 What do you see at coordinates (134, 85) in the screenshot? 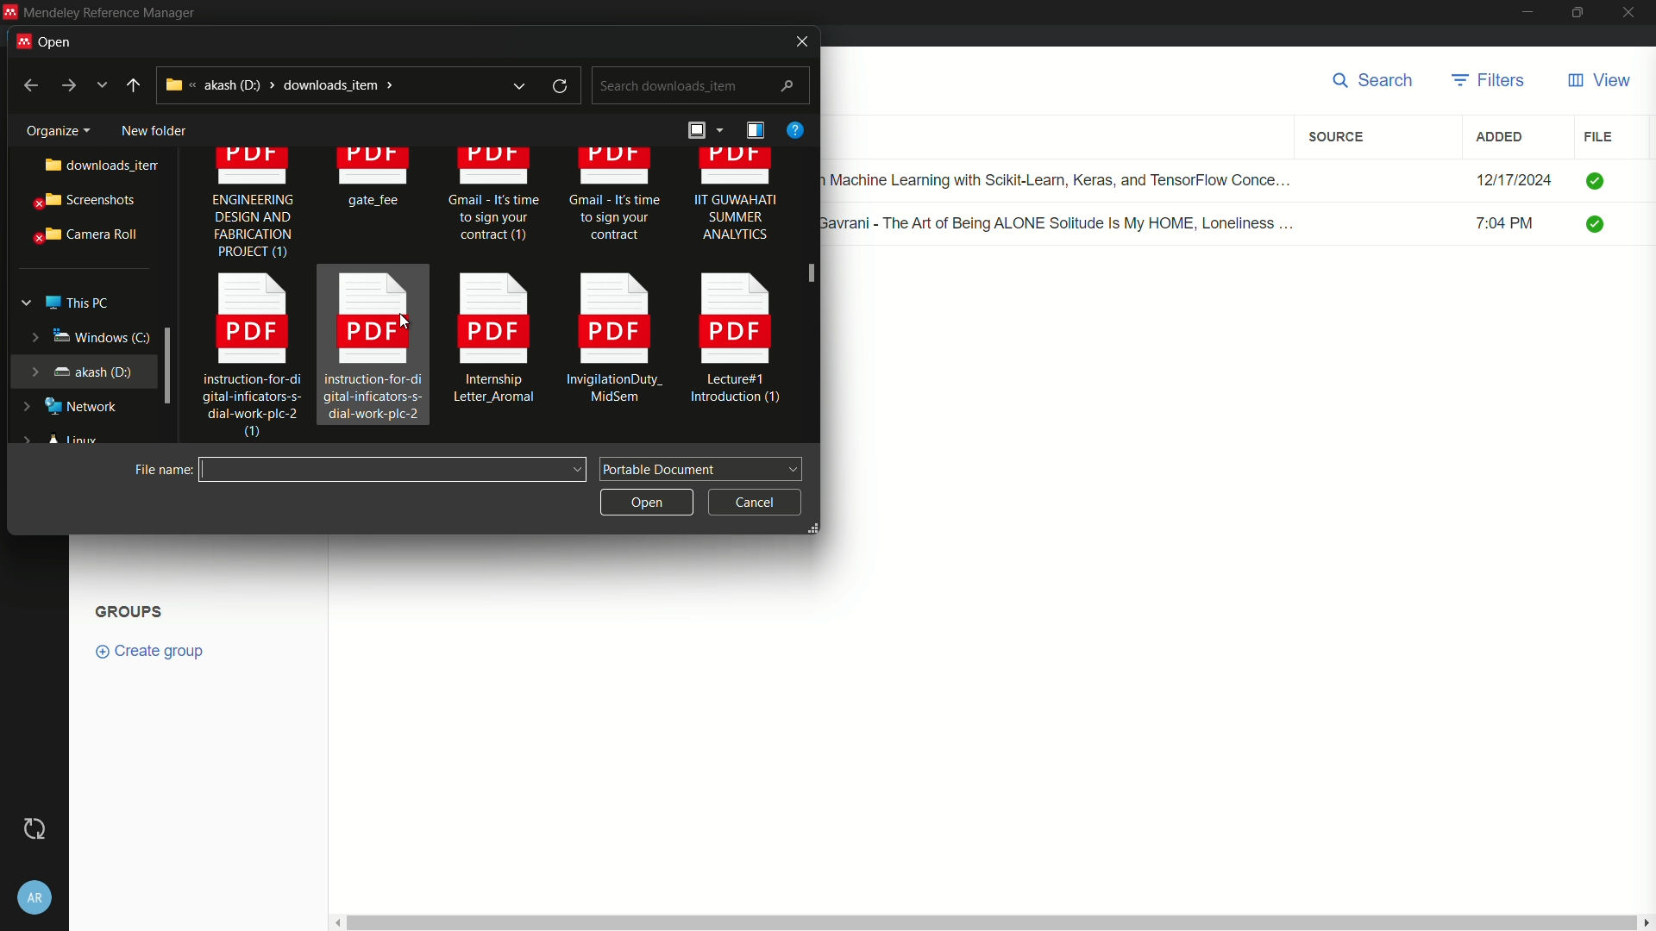
I see `up to` at bounding box center [134, 85].